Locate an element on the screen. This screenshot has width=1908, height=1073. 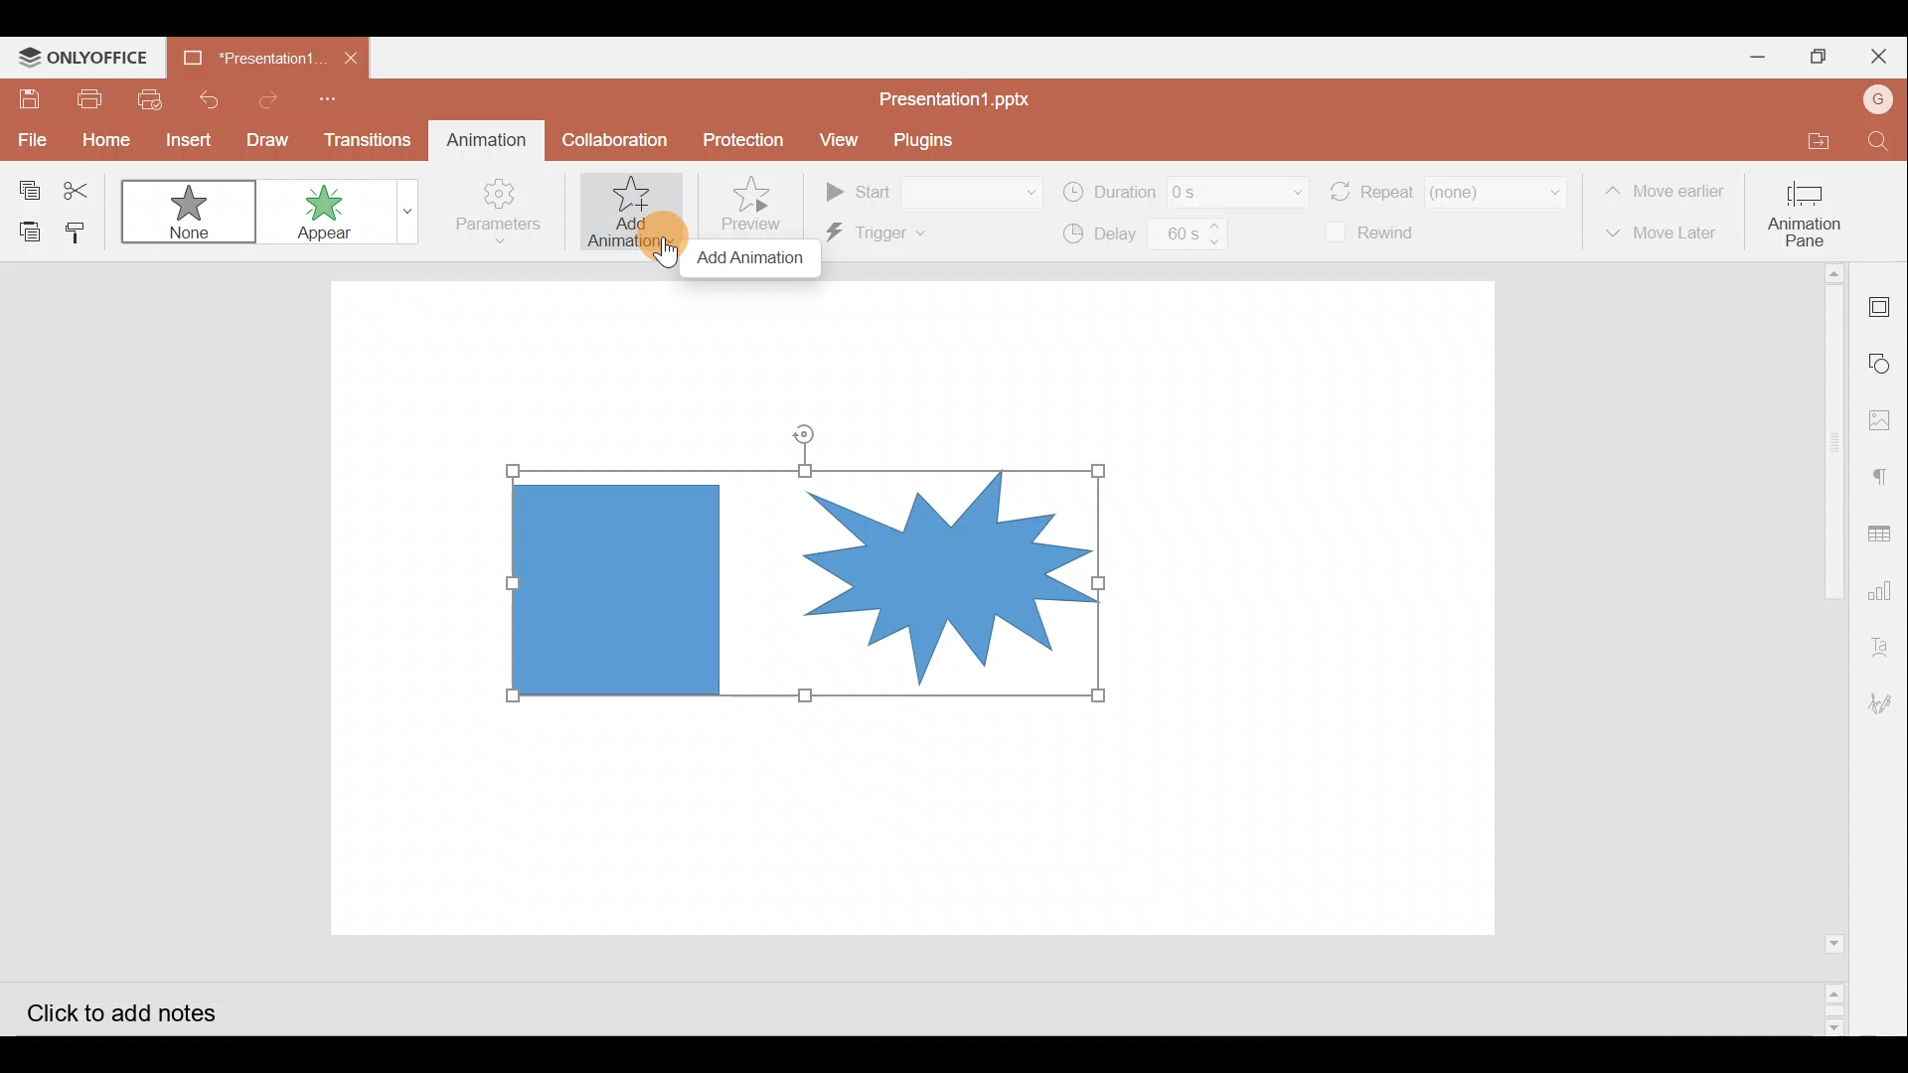
More is located at coordinates (401, 213).